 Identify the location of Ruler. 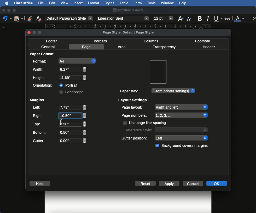
(133, 27).